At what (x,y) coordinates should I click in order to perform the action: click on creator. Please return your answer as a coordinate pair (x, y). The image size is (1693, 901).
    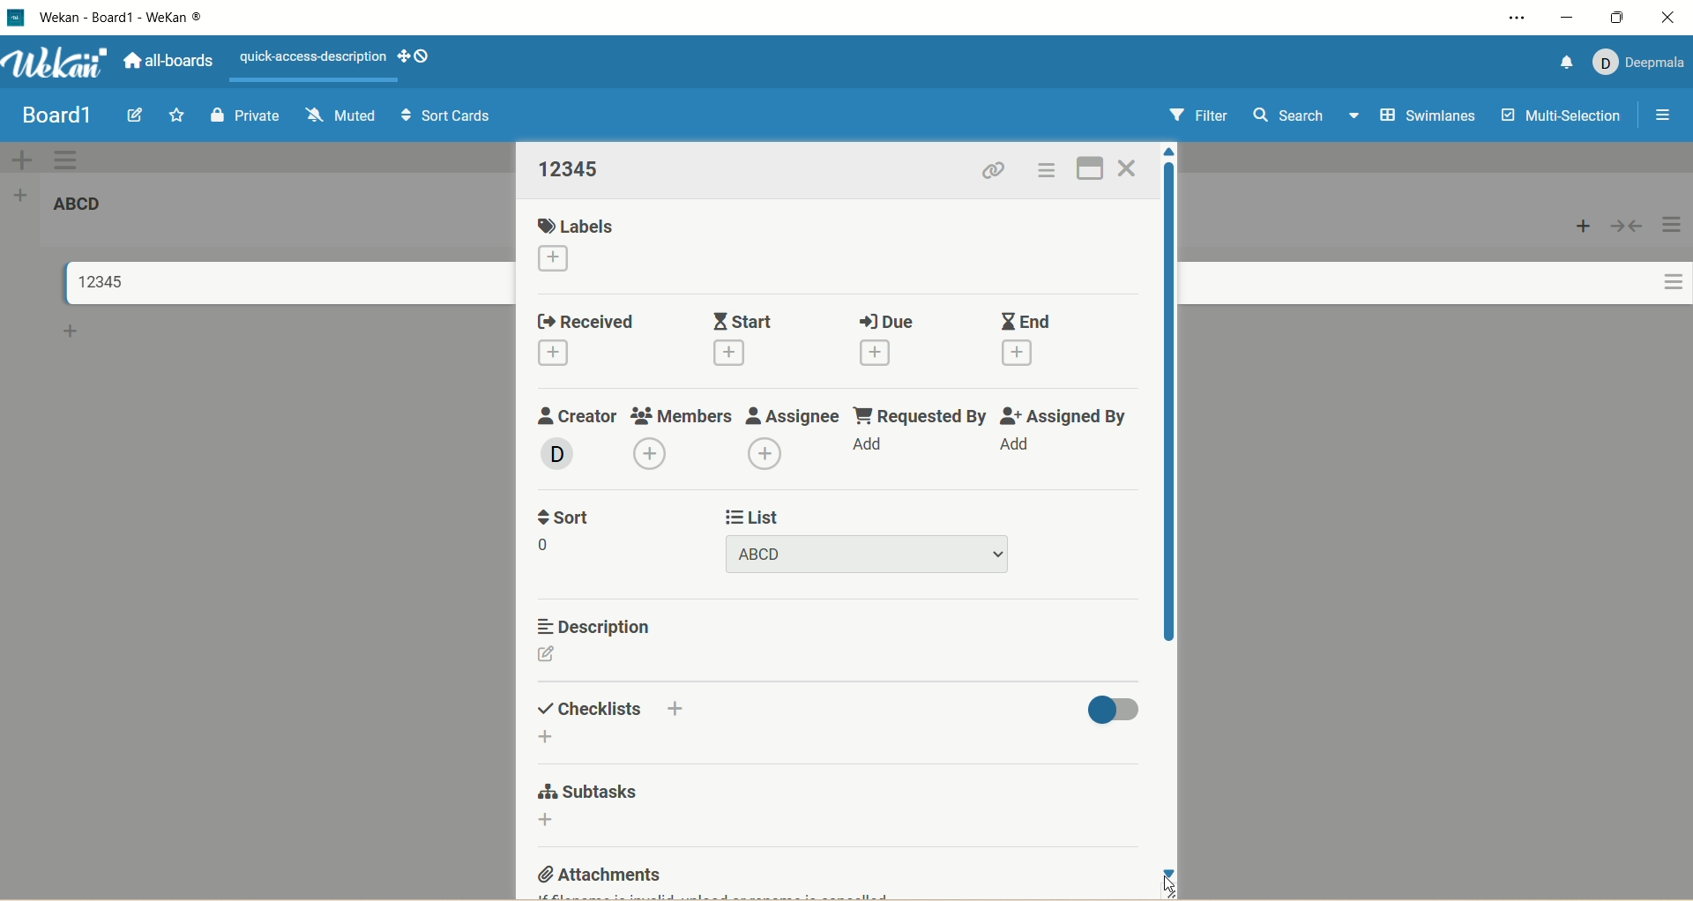
    Looking at the image, I should click on (578, 412).